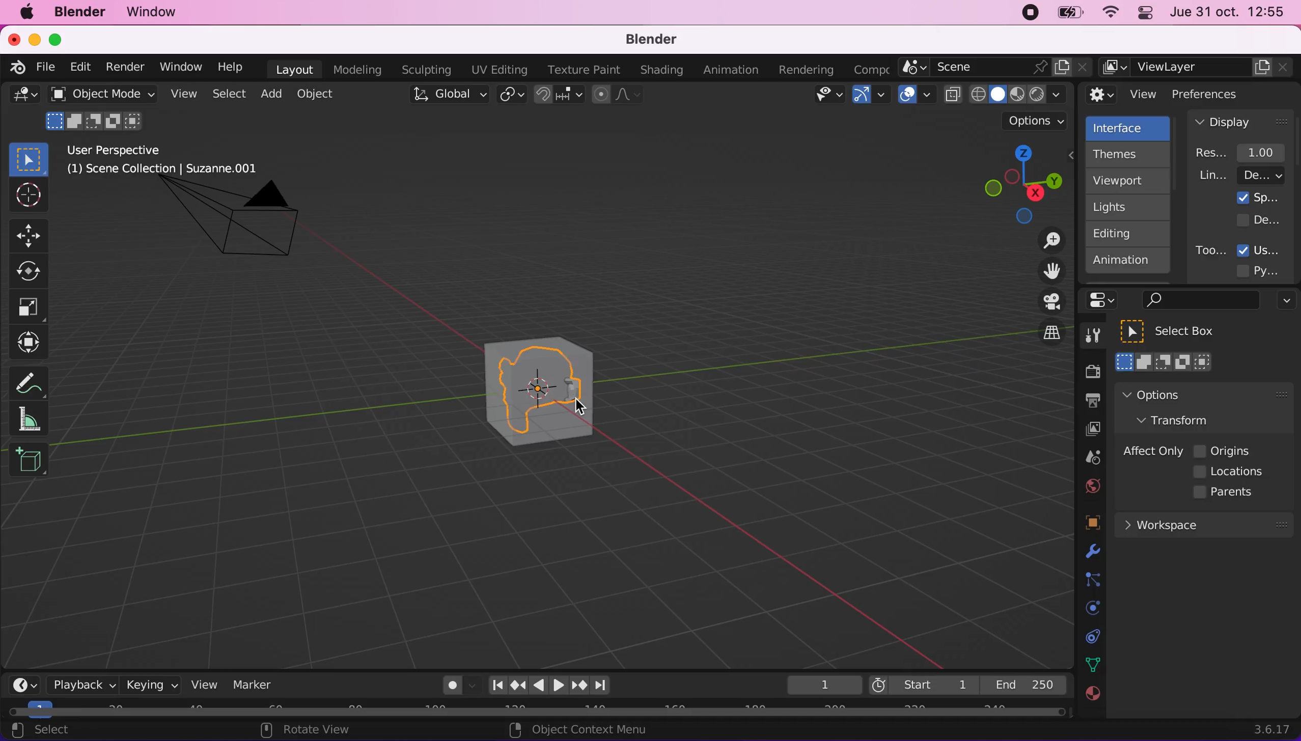 This screenshot has width=1301, height=741. Describe the element at coordinates (51, 731) in the screenshot. I see `select` at that location.